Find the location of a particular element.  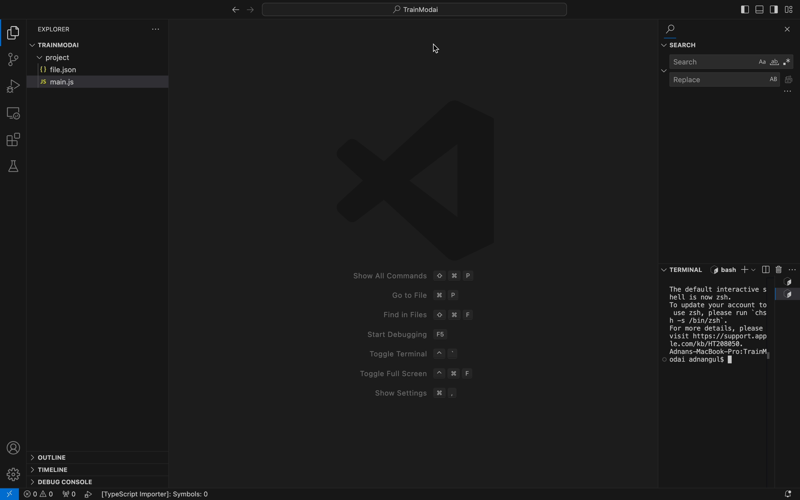

main.js is located at coordinates (73, 82).